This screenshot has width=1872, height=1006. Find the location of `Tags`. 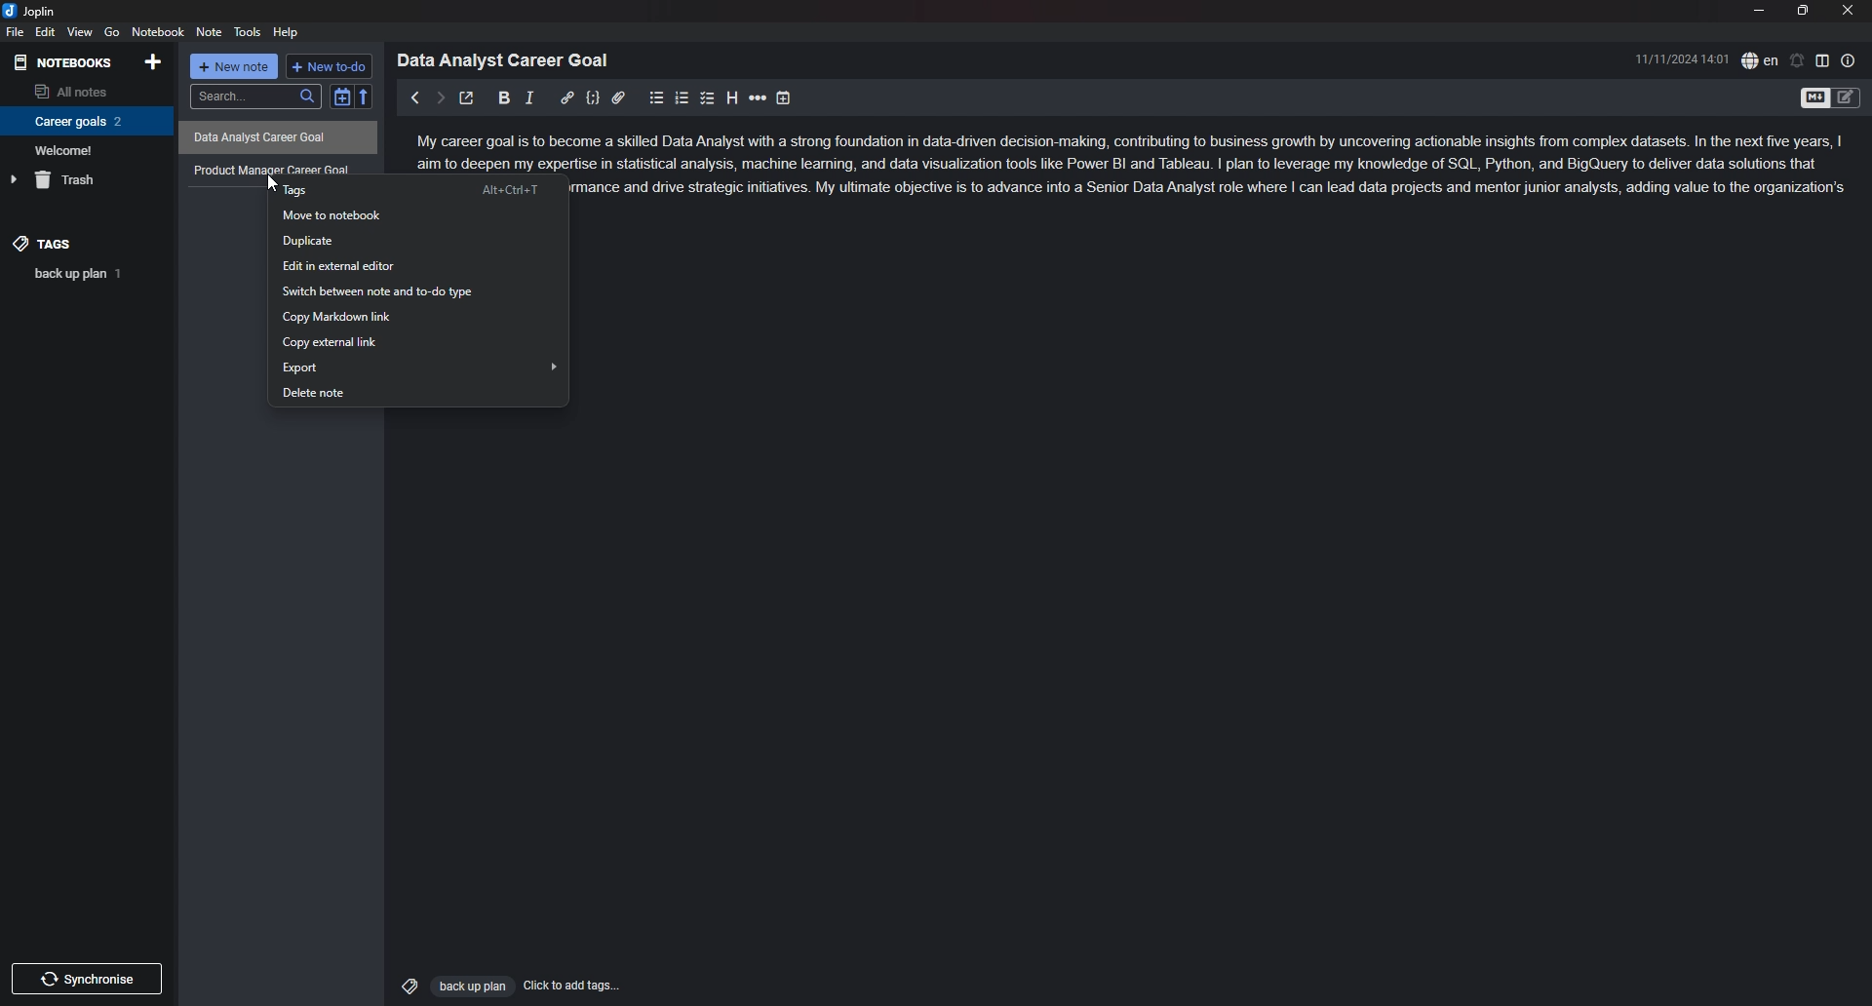

Tags is located at coordinates (405, 984).